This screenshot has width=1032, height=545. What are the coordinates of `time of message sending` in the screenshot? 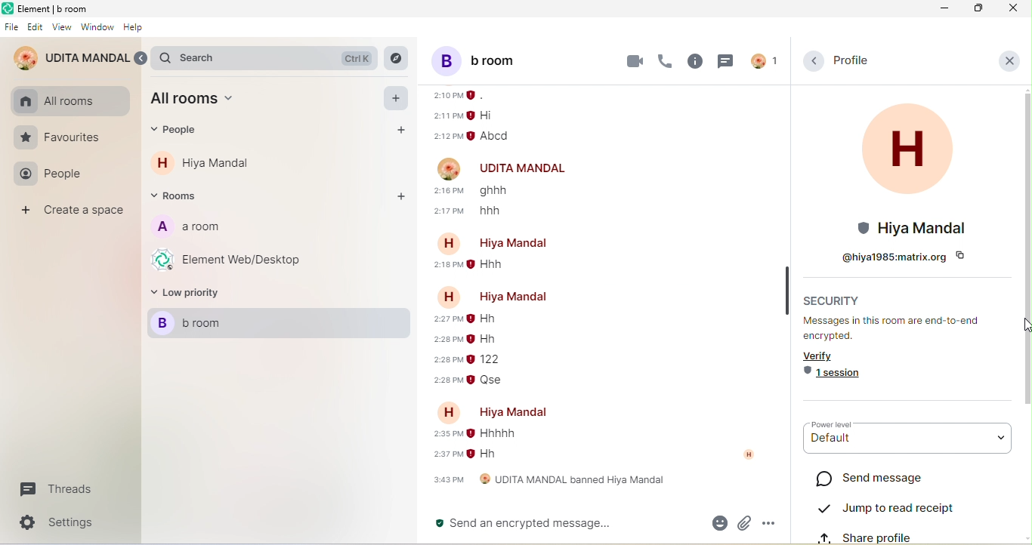 It's located at (448, 136).